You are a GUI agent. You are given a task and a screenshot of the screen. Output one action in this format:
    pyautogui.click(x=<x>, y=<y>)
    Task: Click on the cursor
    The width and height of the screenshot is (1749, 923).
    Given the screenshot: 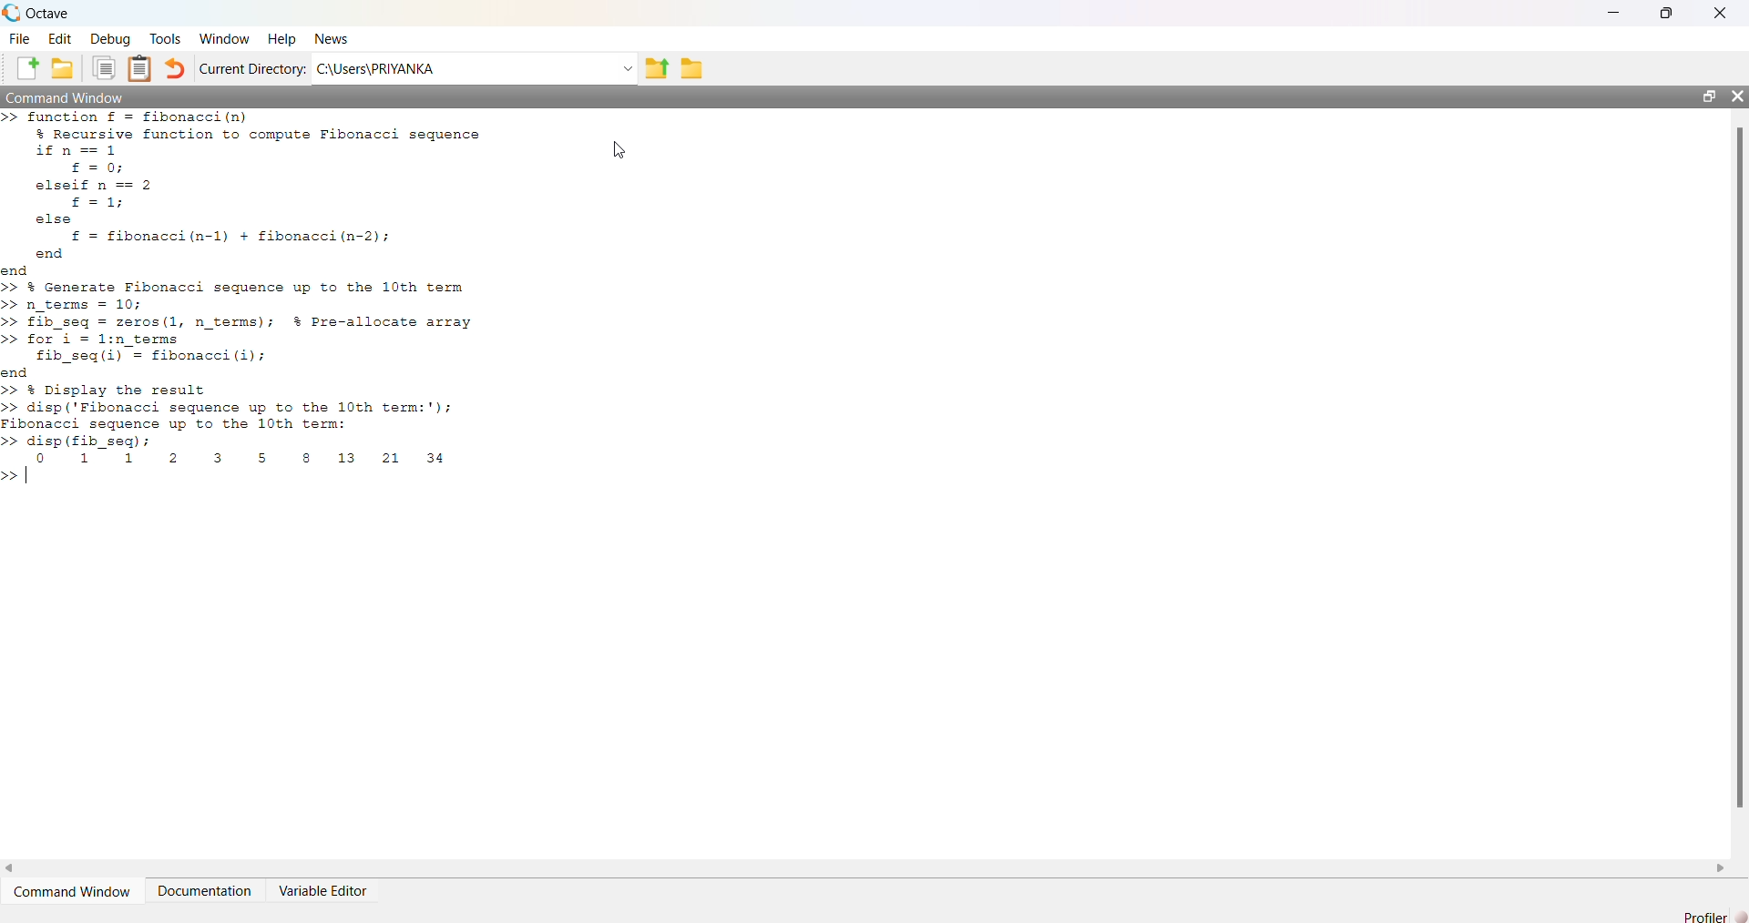 What is the action you would take?
    pyautogui.click(x=624, y=152)
    